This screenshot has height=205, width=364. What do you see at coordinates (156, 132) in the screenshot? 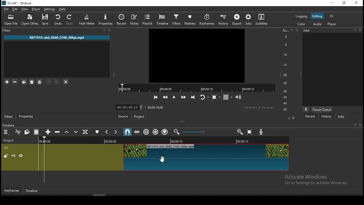
I see `ripple all tracks` at bounding box center [156, 132].